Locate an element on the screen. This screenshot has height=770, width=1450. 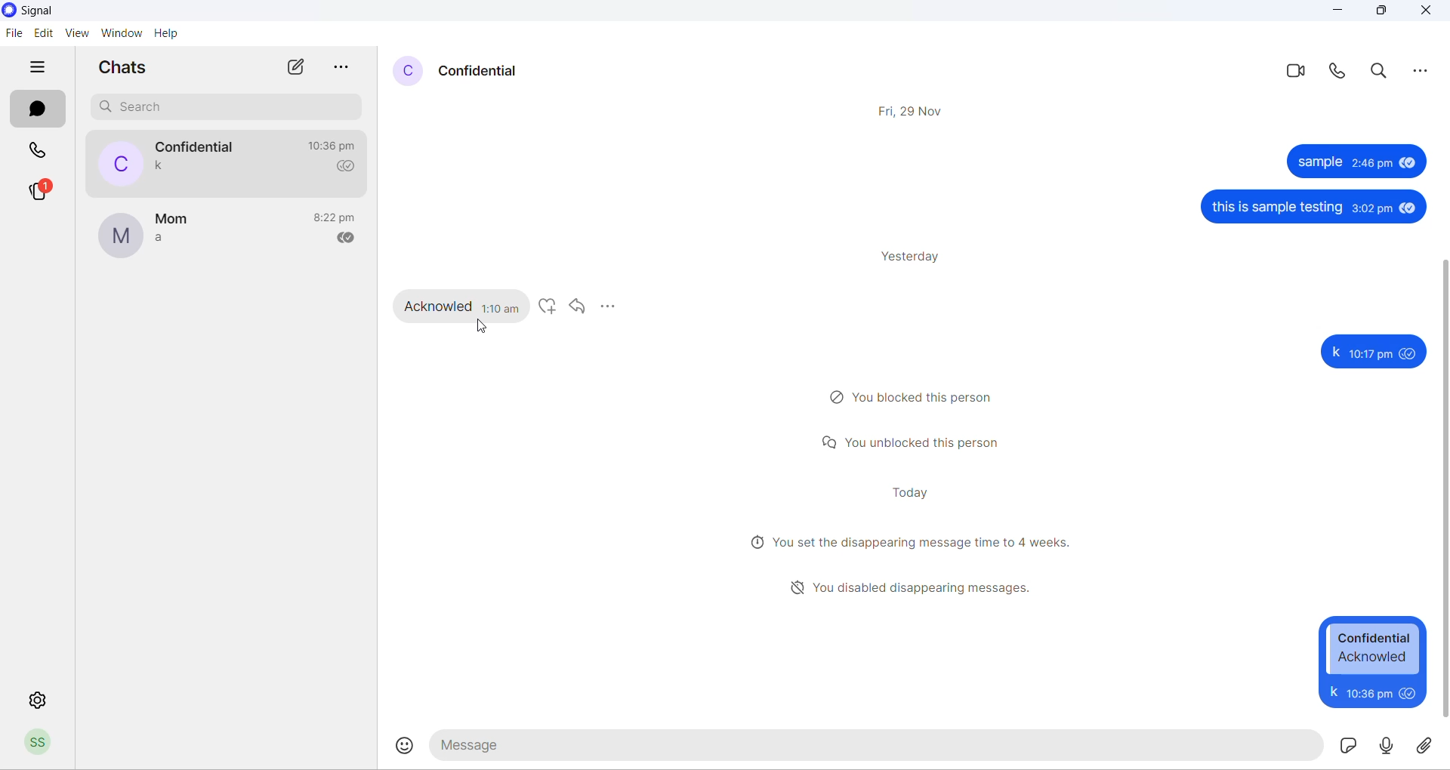
read recipient is located at coordinates (347, 167).